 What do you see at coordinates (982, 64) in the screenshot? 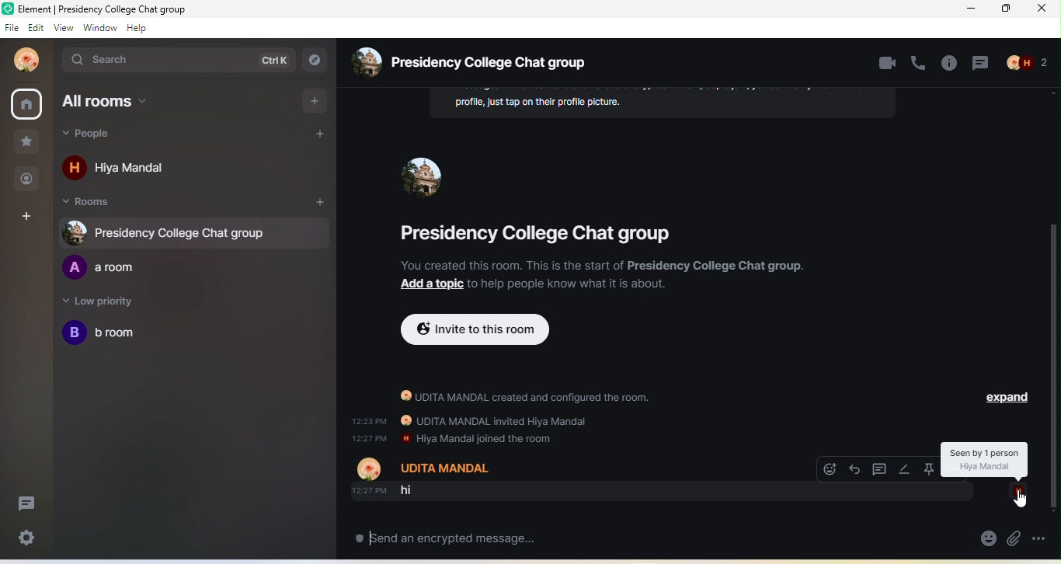
I see `thread` at bounding box center [982, 64].